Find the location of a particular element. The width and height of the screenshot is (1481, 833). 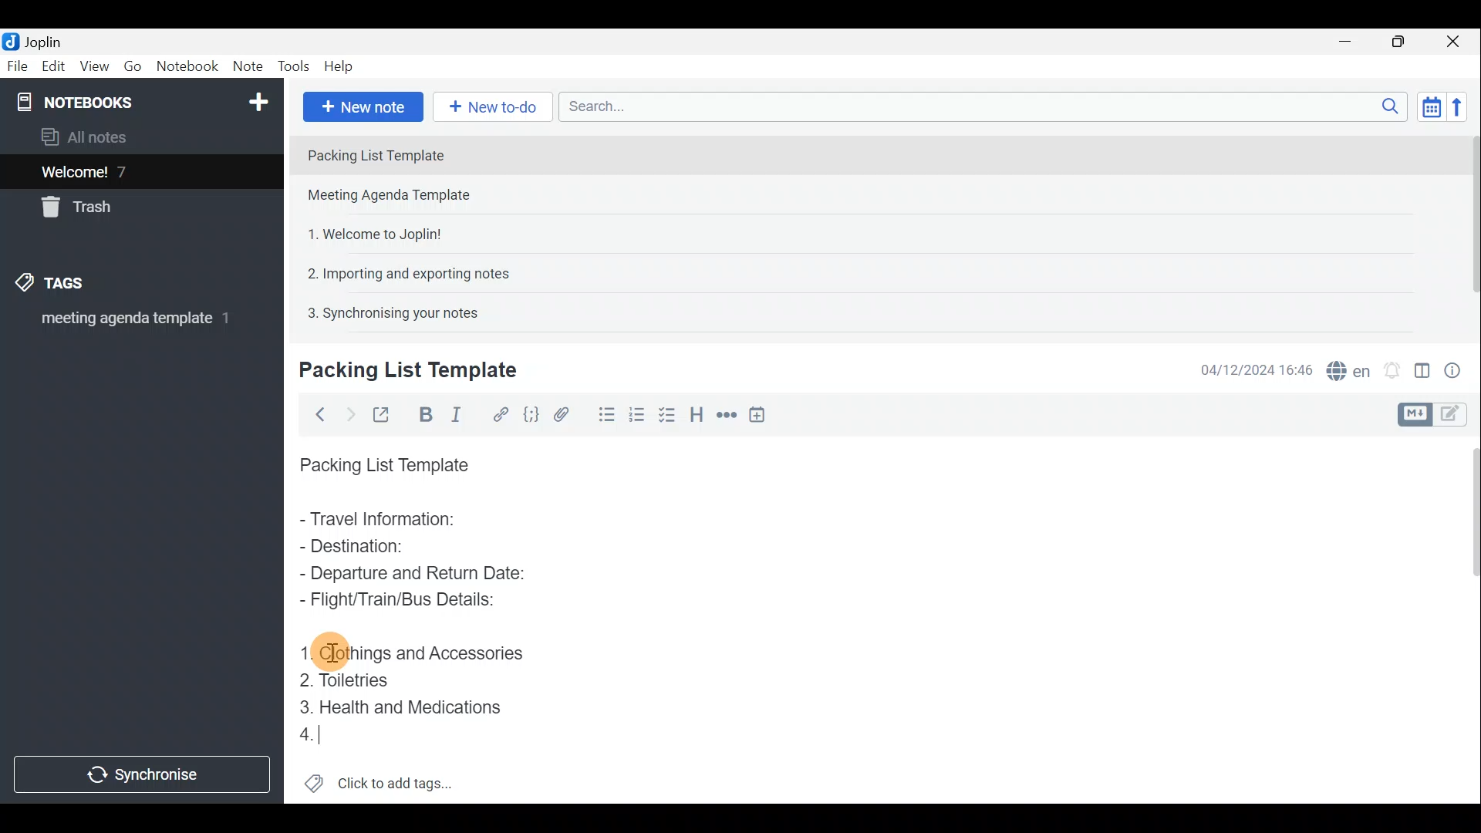

Click to add tags is located at coordinates (379, 779).